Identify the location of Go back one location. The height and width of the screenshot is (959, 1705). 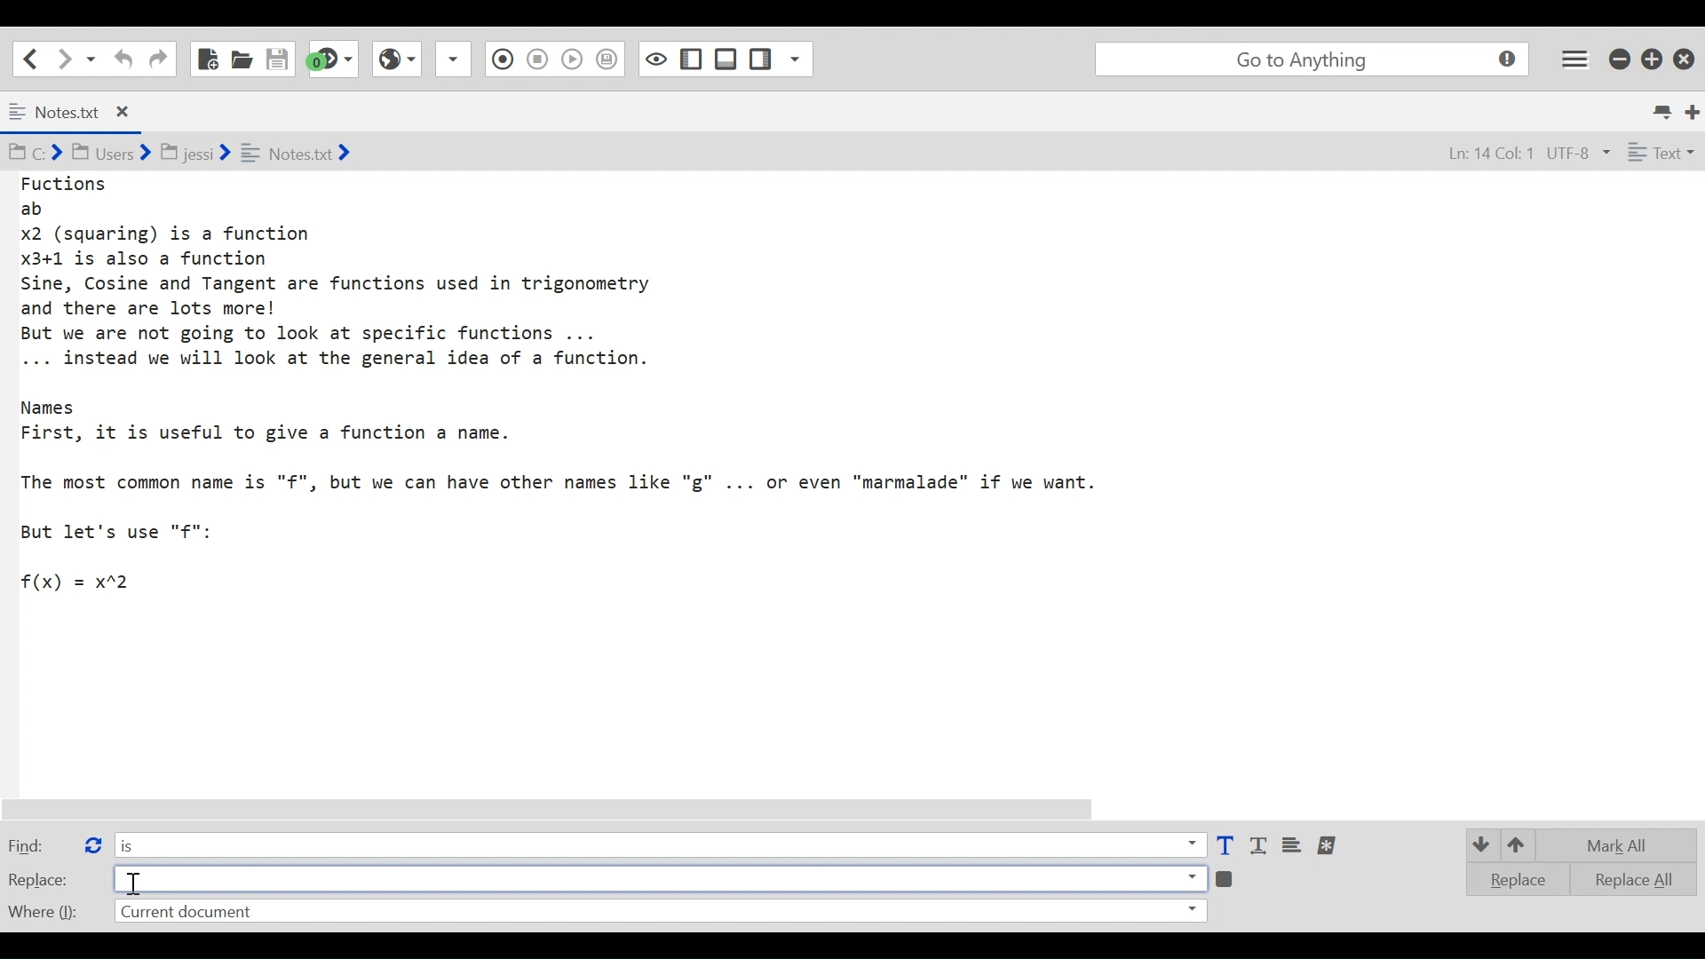
(26, 58).